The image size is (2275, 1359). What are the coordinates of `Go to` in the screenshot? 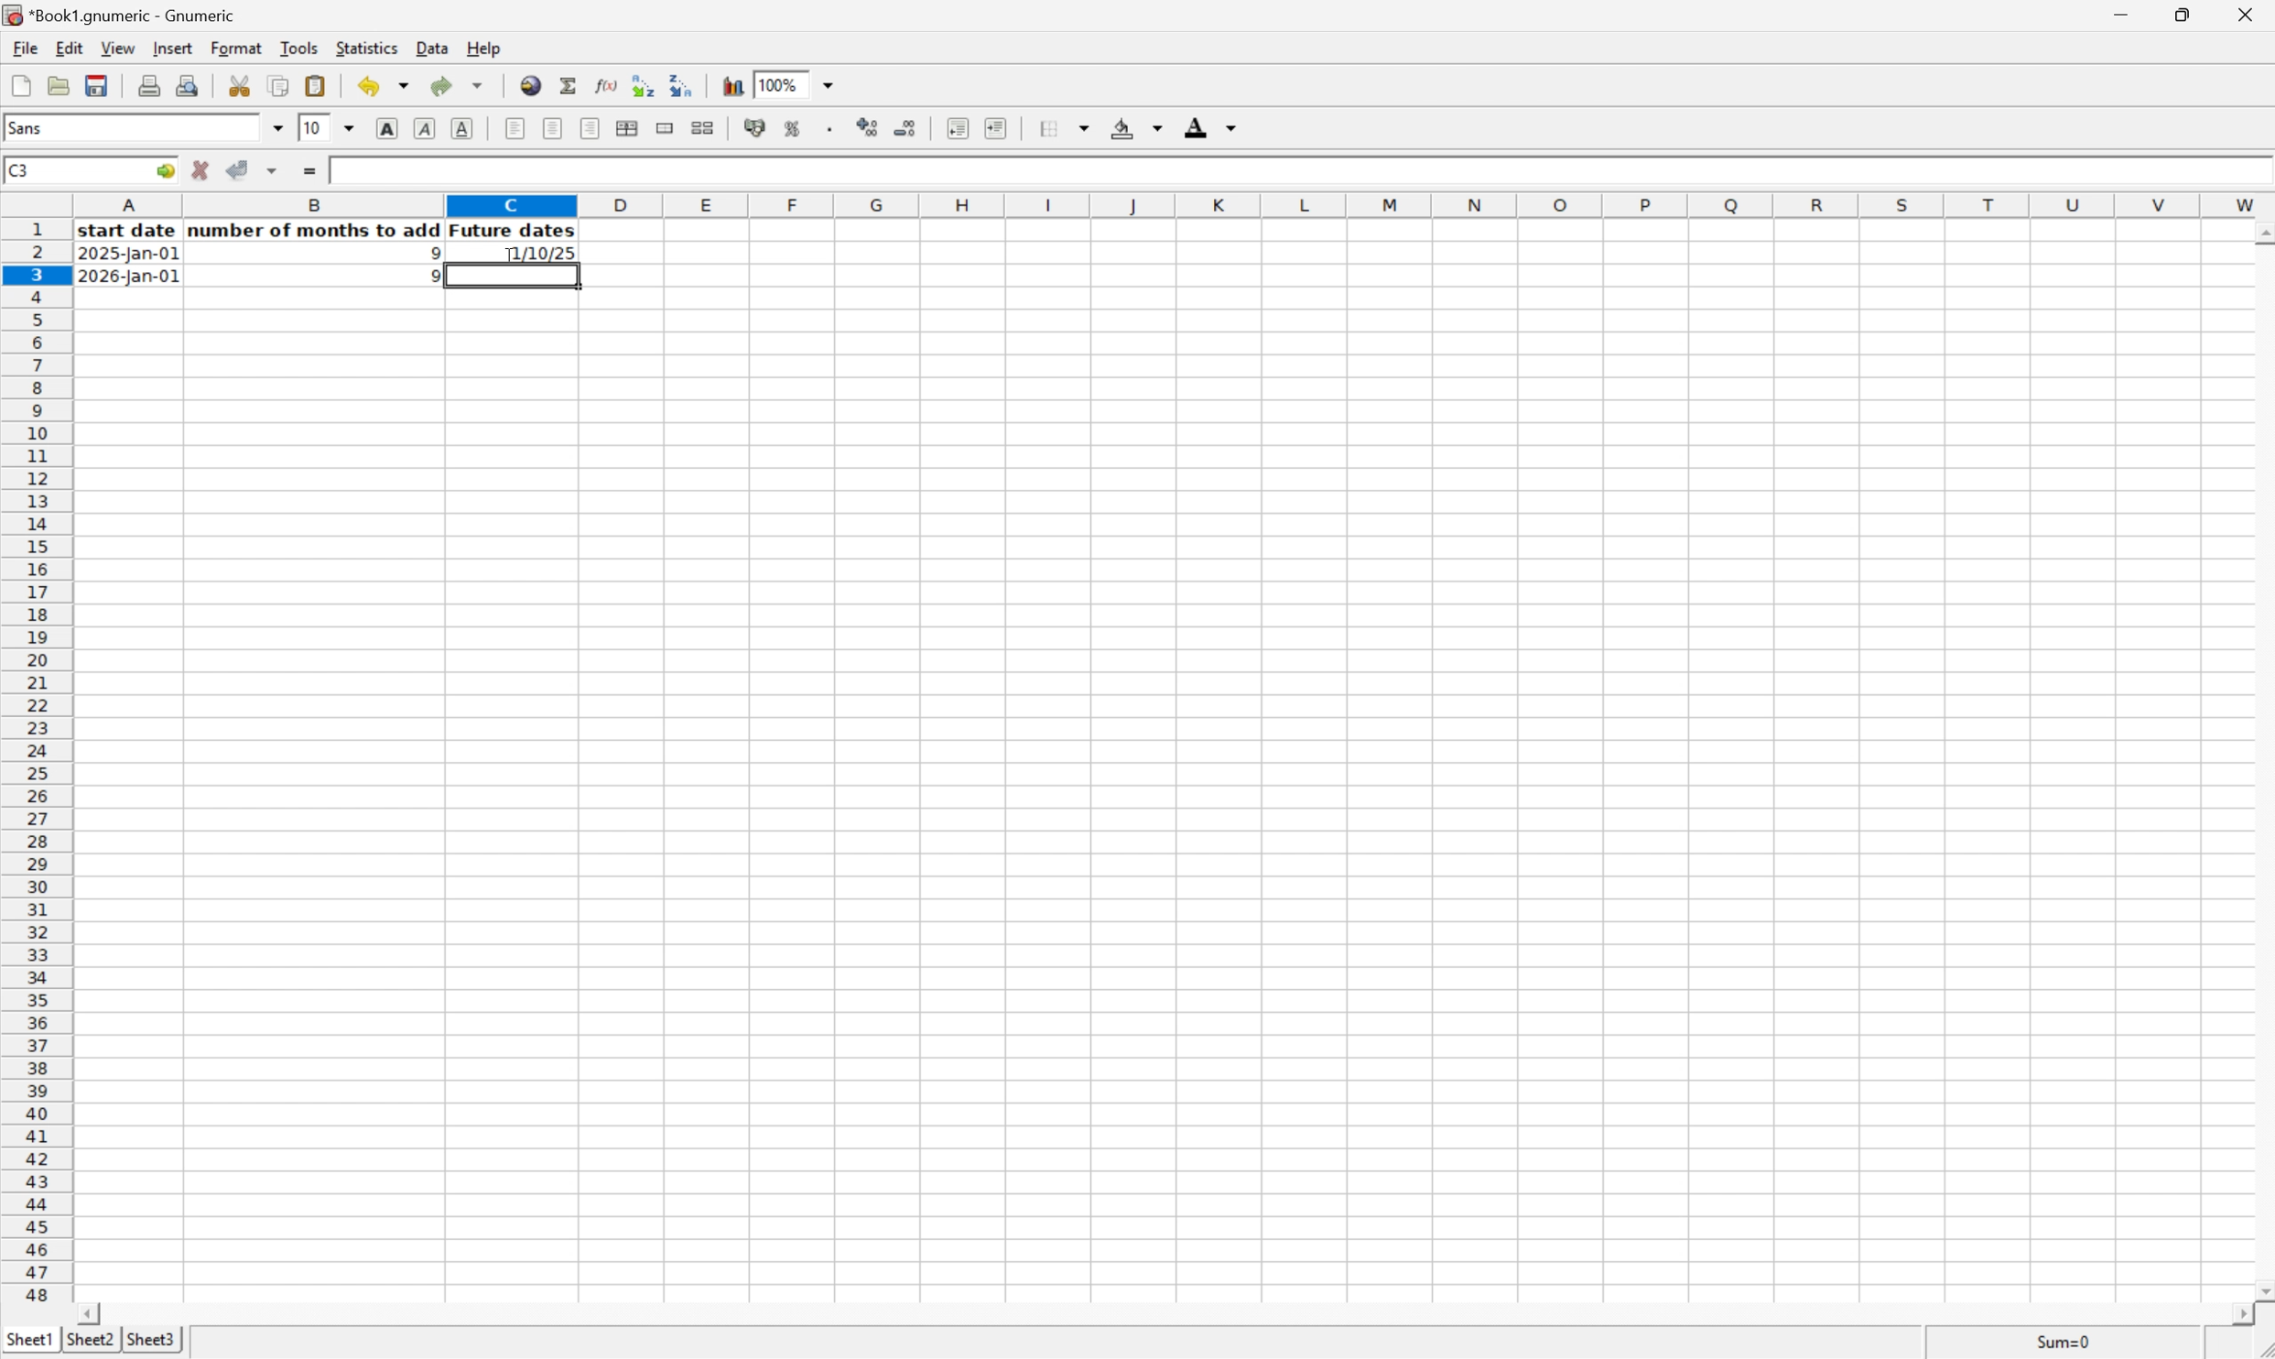 It's located at (164, 170).